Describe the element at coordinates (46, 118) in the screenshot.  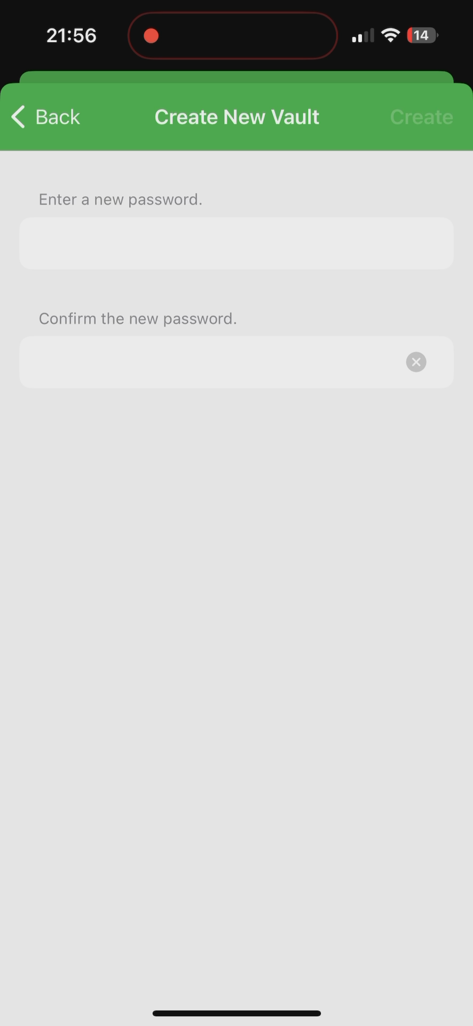
I see `back` at that location.